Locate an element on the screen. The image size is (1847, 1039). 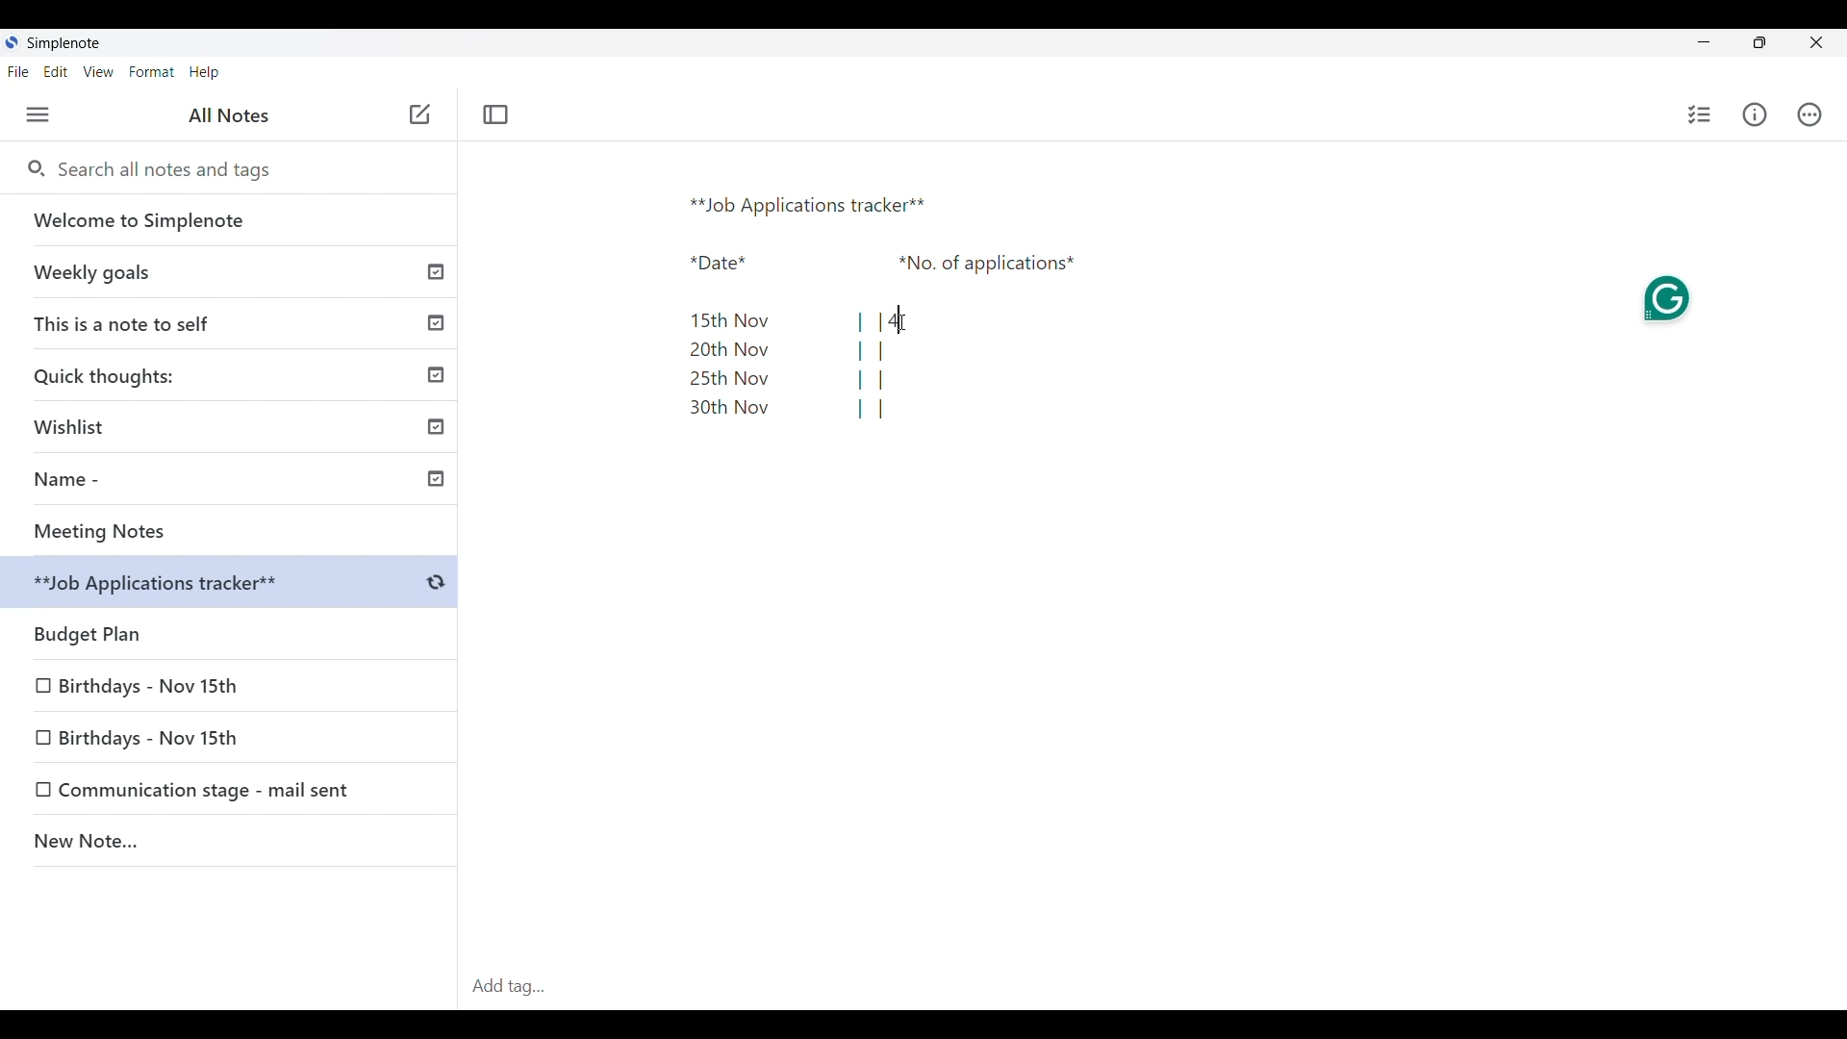
Actions is located at coordinates (1809, 114).